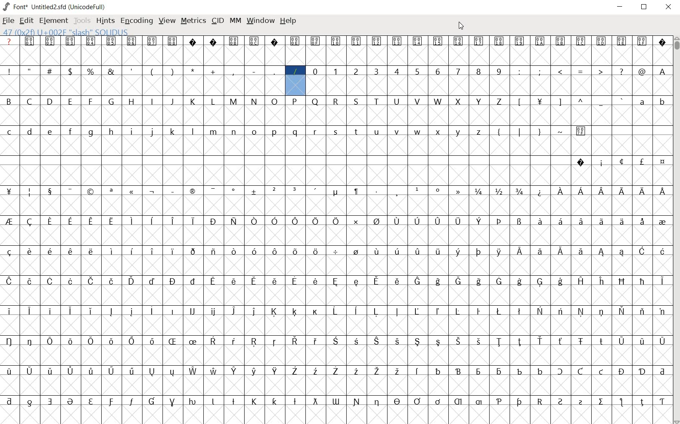 The width and height of the screenshot is (680, 424). I want to click on glyph, so click(397, 102).